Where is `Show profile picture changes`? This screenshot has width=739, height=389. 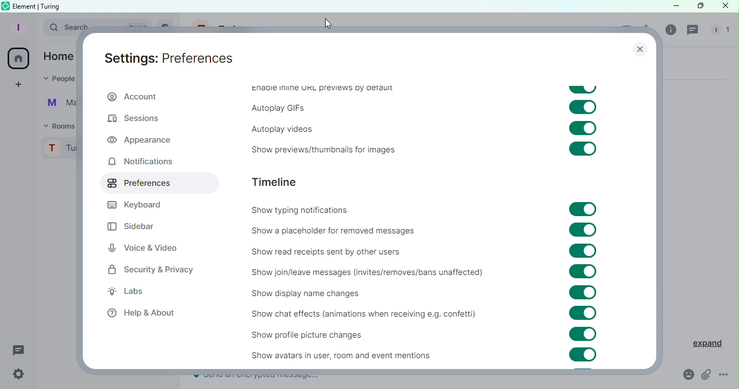
Show profile picture changes is located at coordinates (317, 334).